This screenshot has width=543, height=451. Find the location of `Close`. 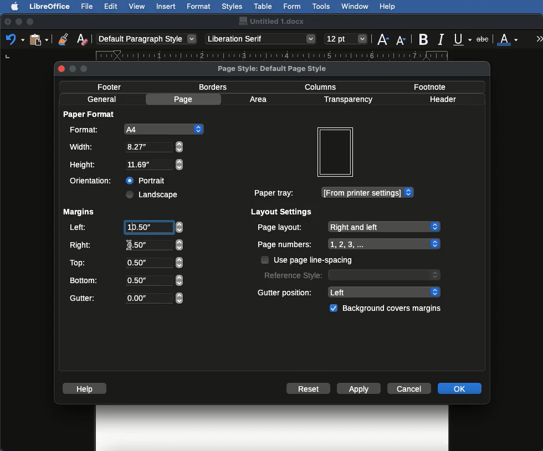

Close is located at coordinates (8, 22).